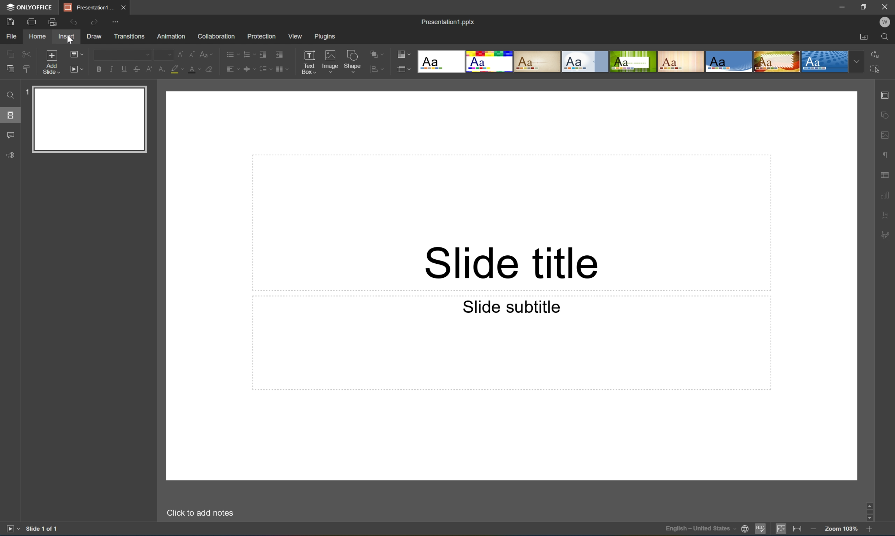 The height and width of the screenshot is (536, 895). What do you see at coordinates (265, 69) in the screenshot?
I see `Line spacing` at bounding box center [265, 69].